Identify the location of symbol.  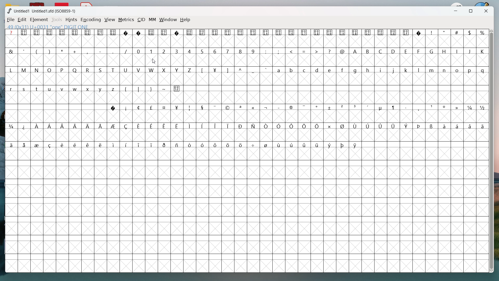
(139, 107).